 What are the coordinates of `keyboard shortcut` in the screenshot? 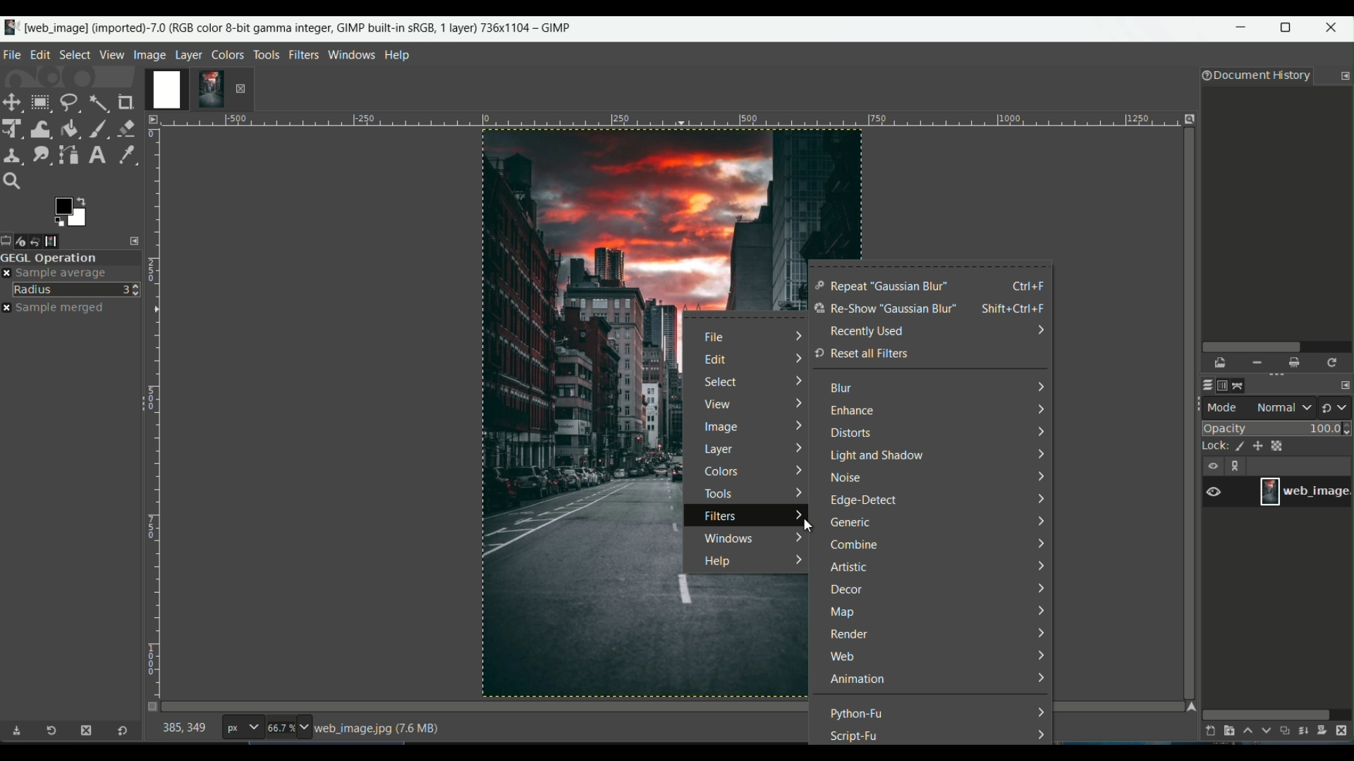 It's located at (1017, 309).